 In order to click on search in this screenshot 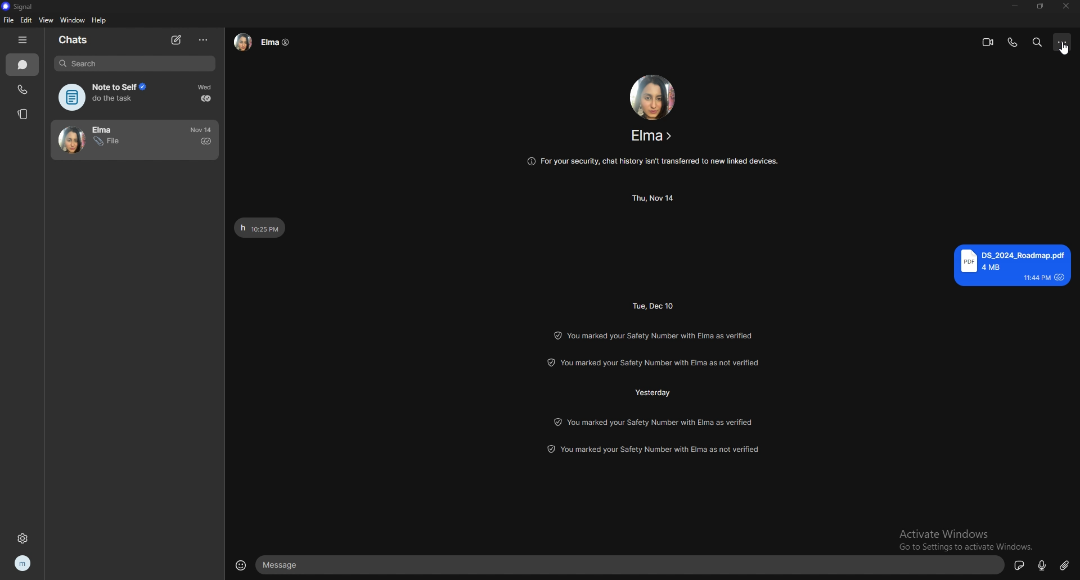, I will do `click(135, 64)`.